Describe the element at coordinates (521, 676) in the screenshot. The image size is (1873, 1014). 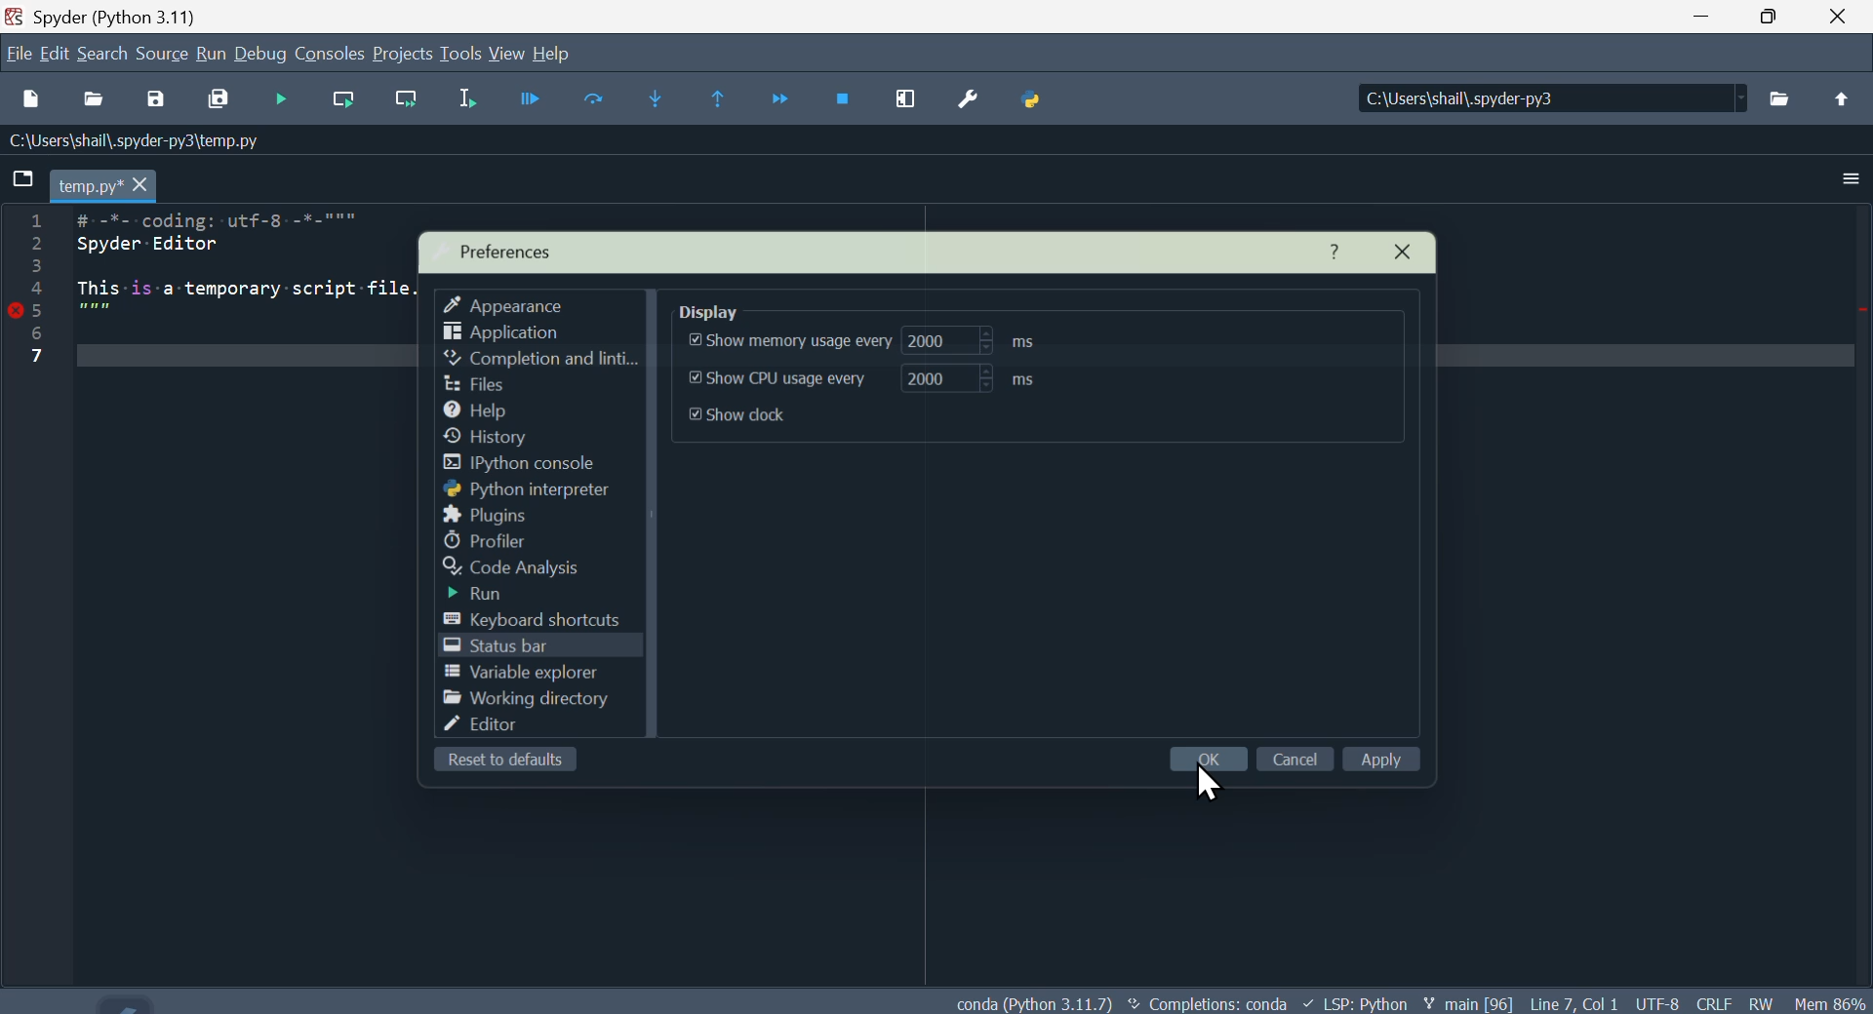
I see `Variable explorer` at that location.